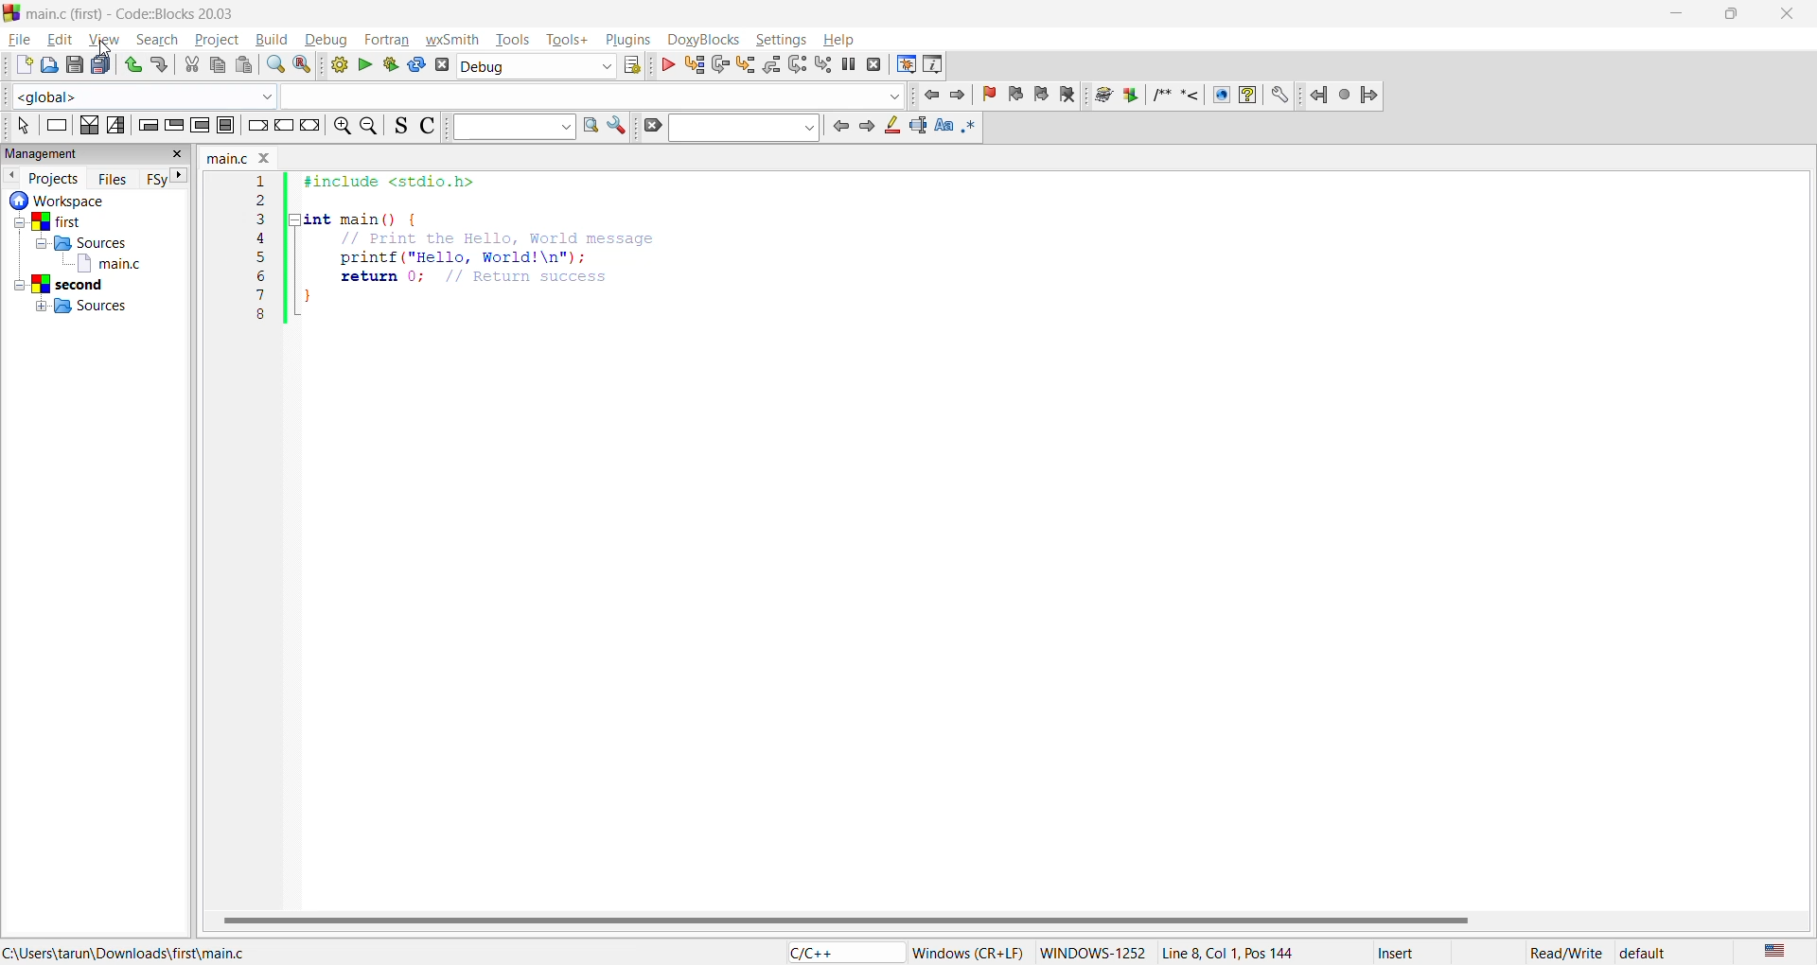  Describe the element at coordinates (666, 65) in the screenshot. I see `debug/continue` at that location.